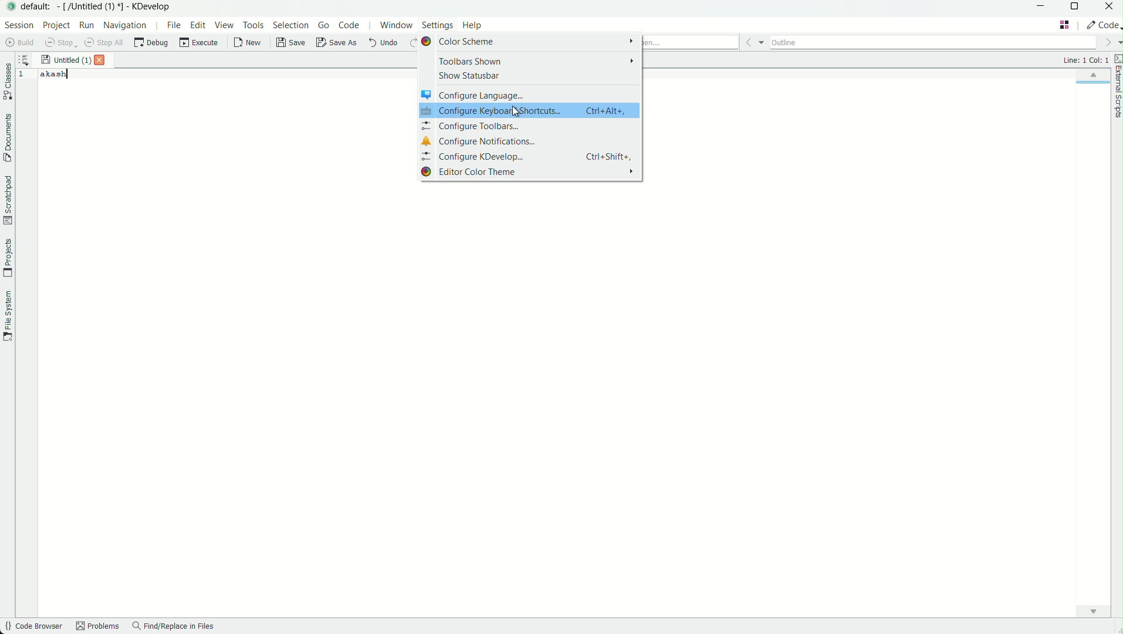 The height and width of the screenshot is (634, 1123). Describe the element at coordinates (174, 627) in the screenshot. I see `find/replace in files` at that location.